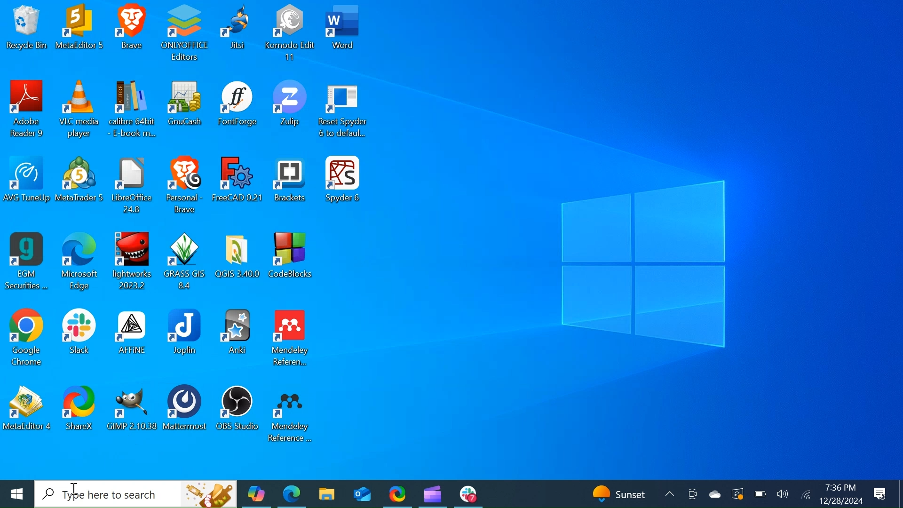 This screenshot has width=903, height=508. I want to click on Recycle Bin Desktop Icon, so click(27, 32).